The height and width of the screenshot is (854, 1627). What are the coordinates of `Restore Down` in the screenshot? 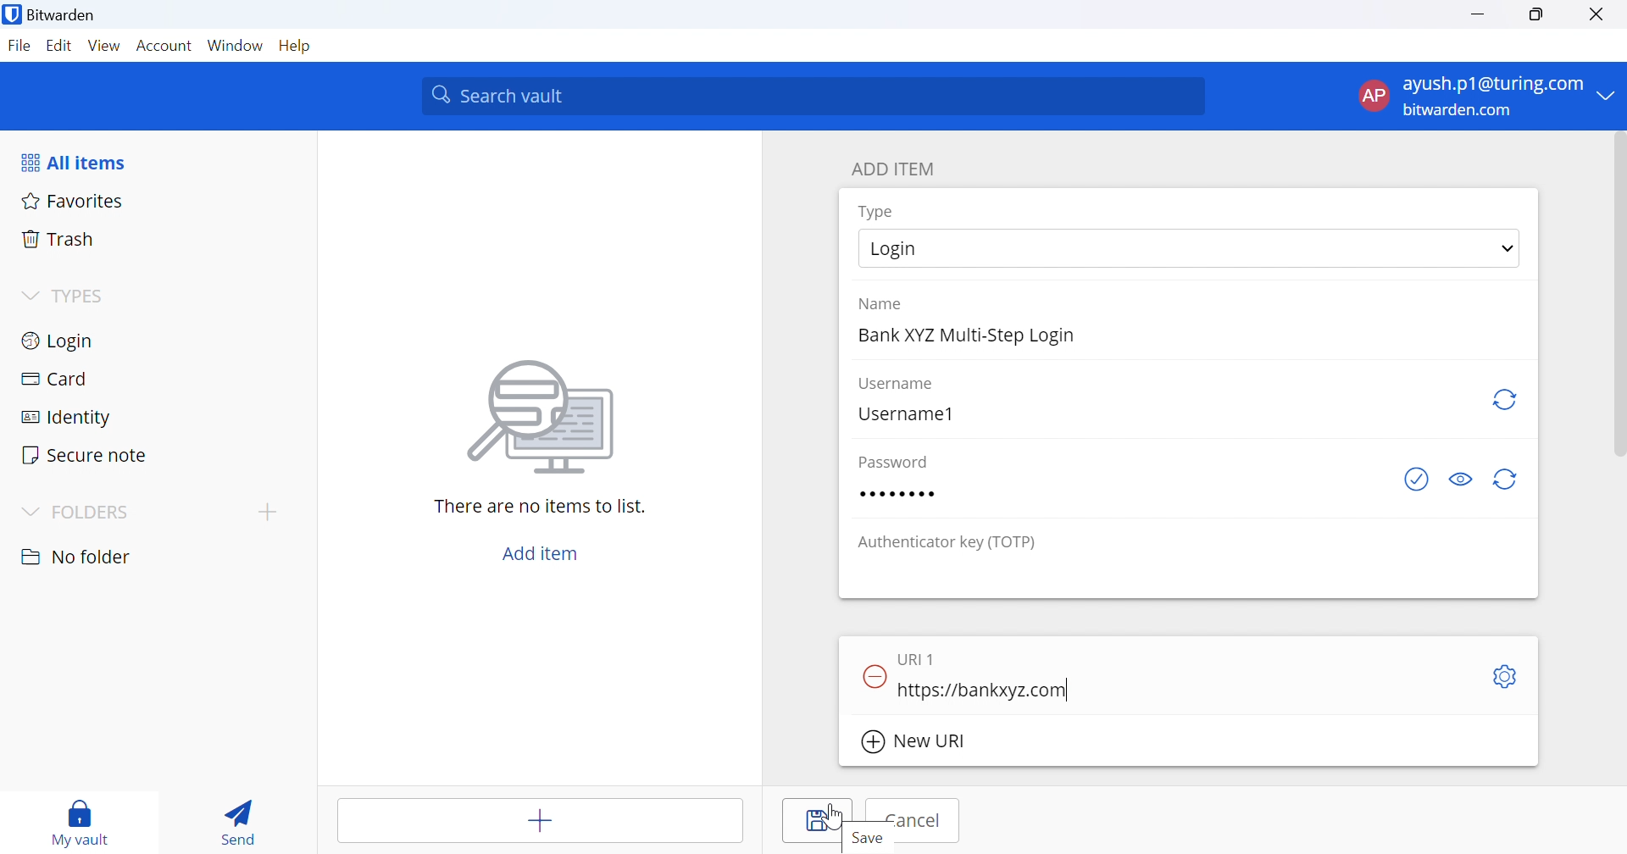 It's located at (1538, 15).